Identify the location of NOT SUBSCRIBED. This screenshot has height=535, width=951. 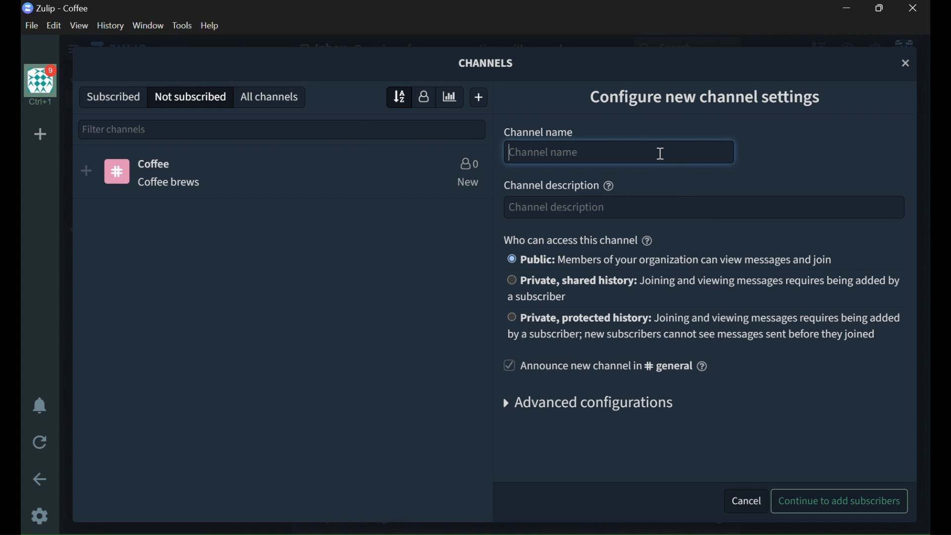
(190, 97).